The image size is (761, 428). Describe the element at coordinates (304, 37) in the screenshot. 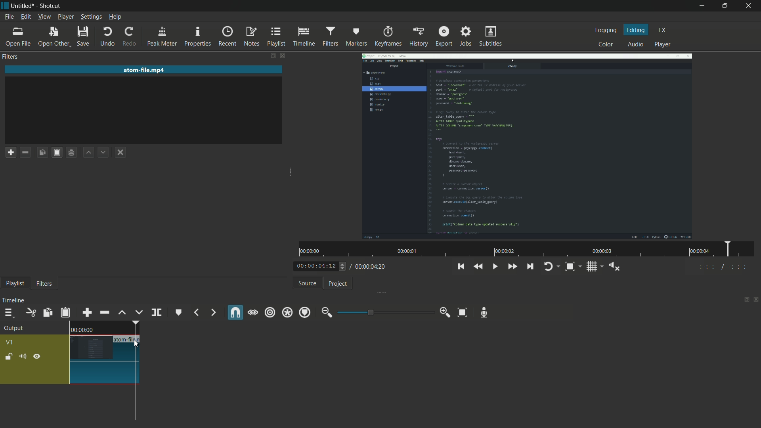

I see `timeline` at that location.